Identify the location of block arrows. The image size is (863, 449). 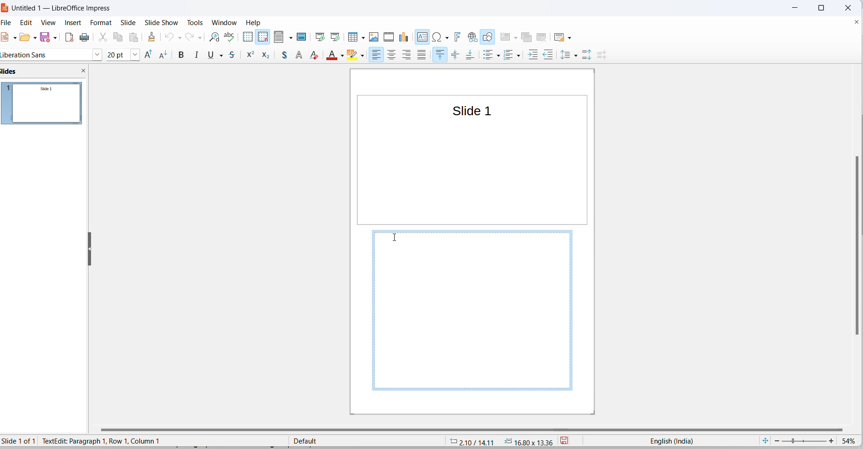
(236, 56).